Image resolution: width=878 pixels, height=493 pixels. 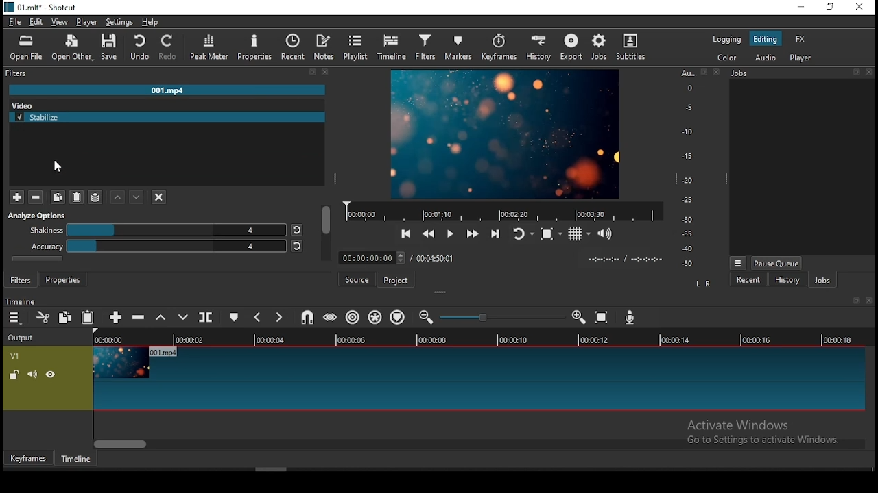 What do you see at coordinates (57, 167) in the screenshot?
I see `mouse pointer` at bounding box center [57, 167].